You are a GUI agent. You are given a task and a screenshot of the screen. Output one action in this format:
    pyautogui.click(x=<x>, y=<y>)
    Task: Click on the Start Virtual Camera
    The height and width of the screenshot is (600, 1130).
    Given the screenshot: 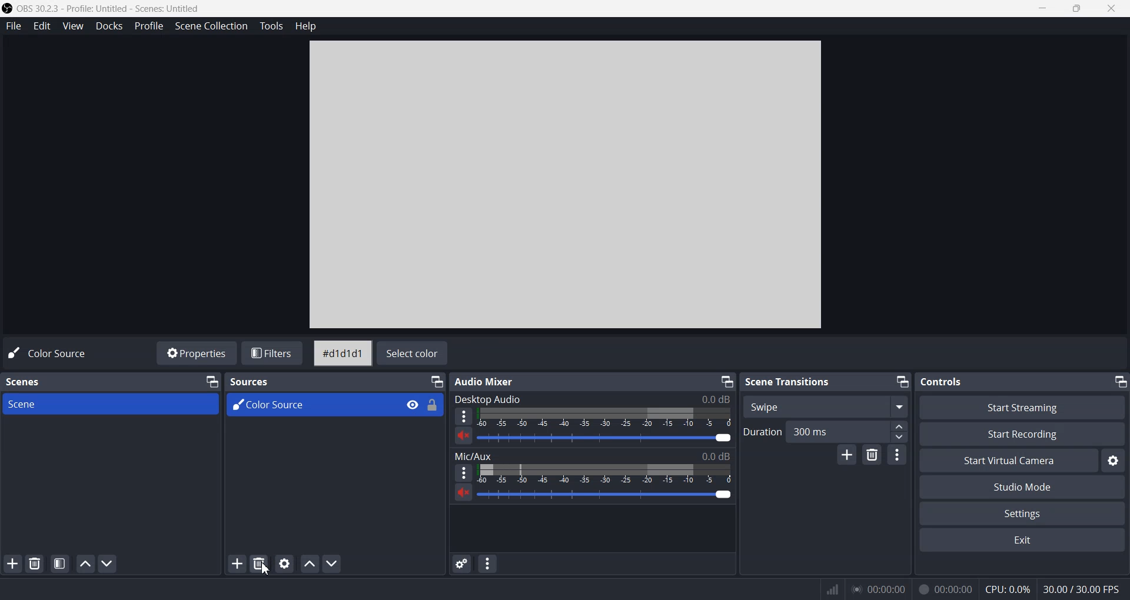 What is the action you would take?
    pyautogui.click(x=1006, y=461)
    